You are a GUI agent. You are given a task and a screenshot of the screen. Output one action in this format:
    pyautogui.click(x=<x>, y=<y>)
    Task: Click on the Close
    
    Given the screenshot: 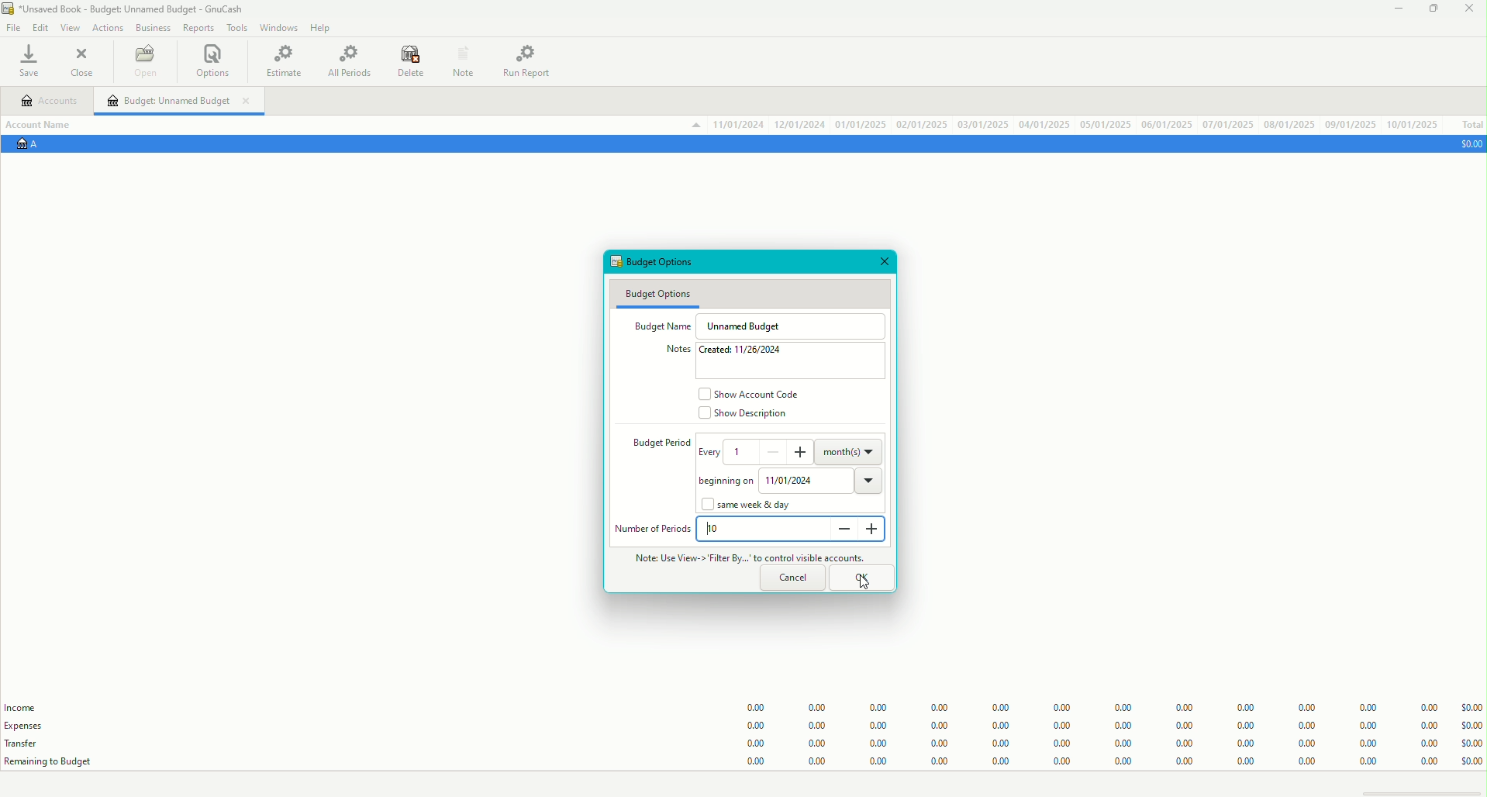 What is the action you would take?
    pyautogui.click(x=885, y=263)
    